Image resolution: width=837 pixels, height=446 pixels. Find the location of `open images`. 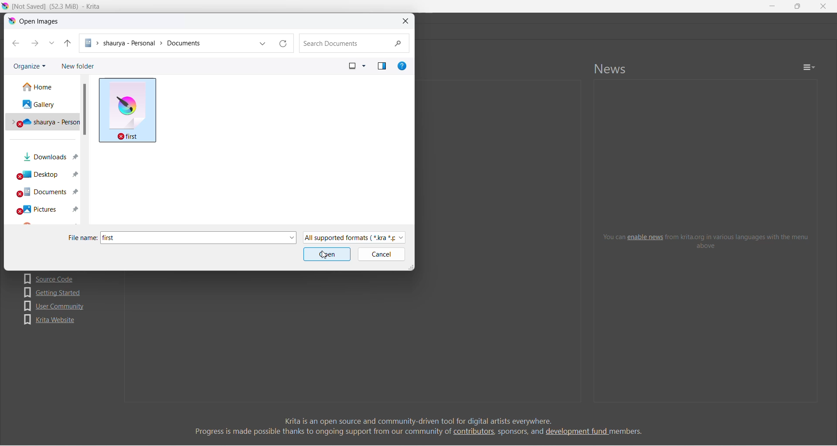

open images is located at coordinates (35, 21).